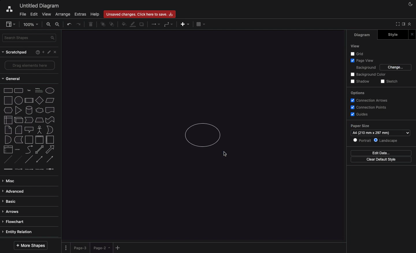 The image size is (416, 253). I want to click on More shapes, so click(31, 245).